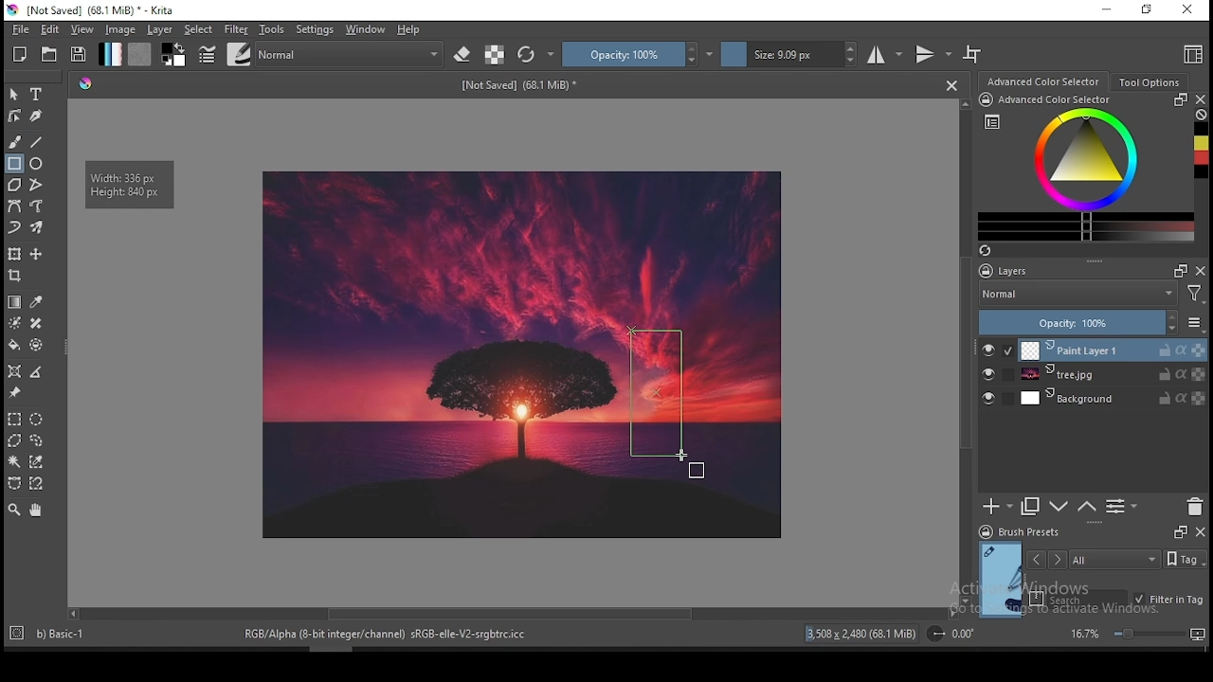  I want to click on brush tool, so click(15, 142).